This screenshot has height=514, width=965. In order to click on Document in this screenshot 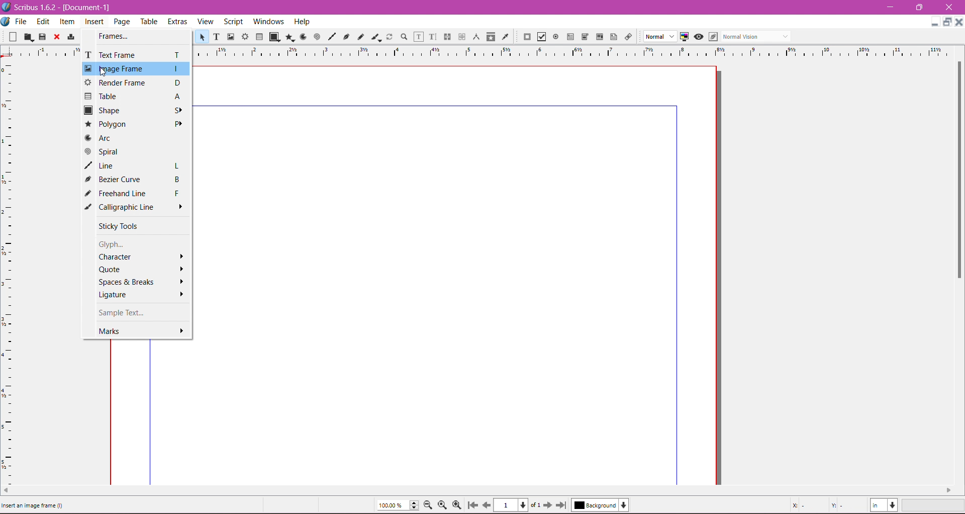, I will do `click(6, 22)`.